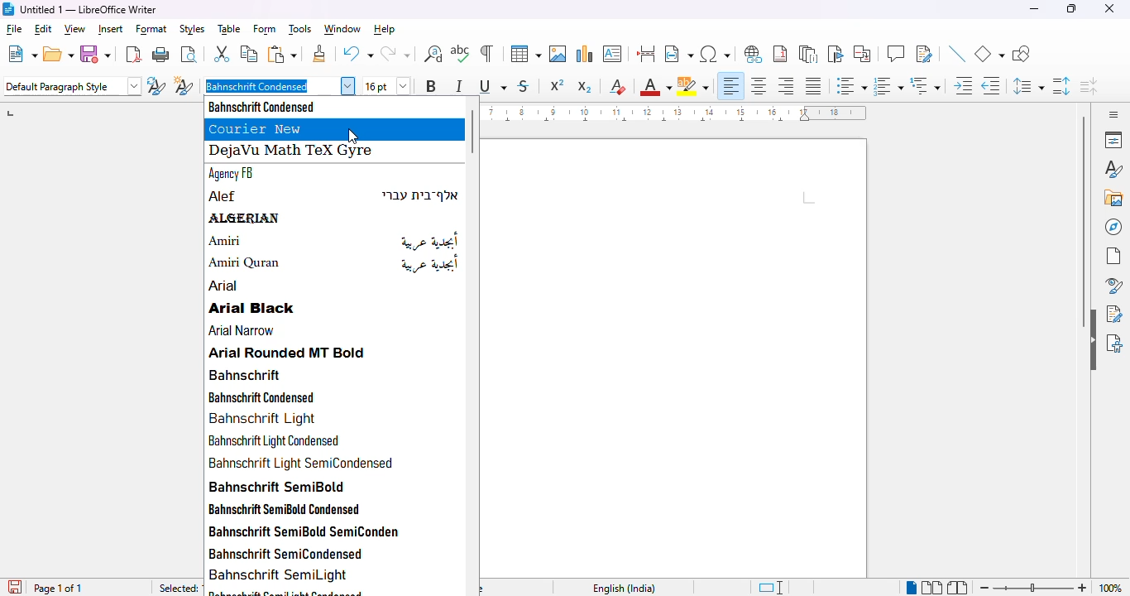  Describe the element at coordinates (558, 54) in the screenshot. I see `insert image` at that location.